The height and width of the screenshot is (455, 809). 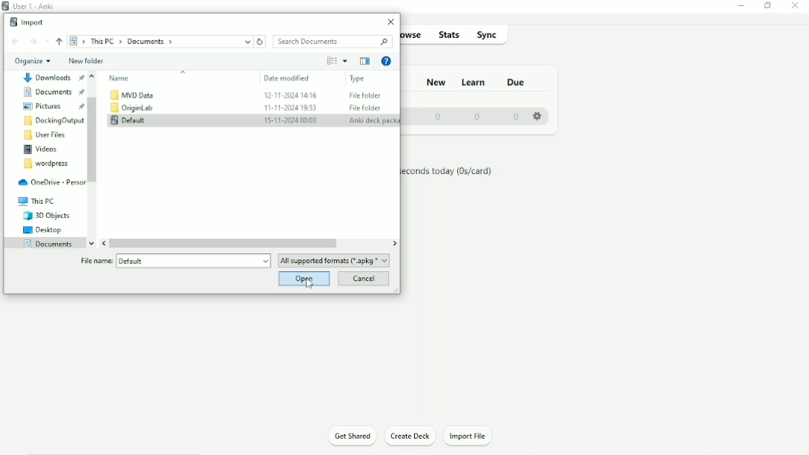 What do you see at coordinates (53, 106) in the screenshot?
I see `Pictures` at bounding box center [53, 106].